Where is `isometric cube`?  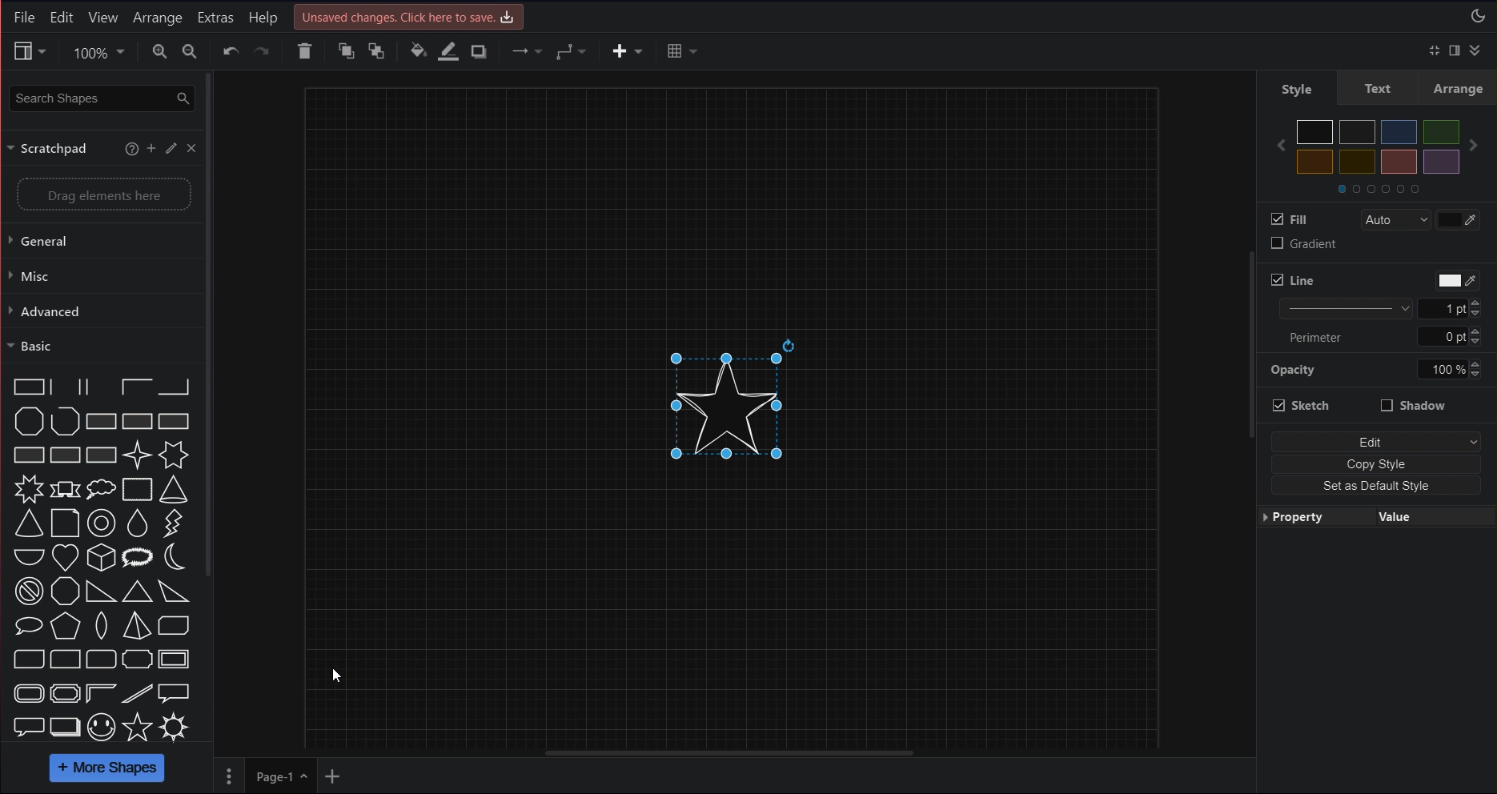
isometric cube is located at coordinates (102, 558).